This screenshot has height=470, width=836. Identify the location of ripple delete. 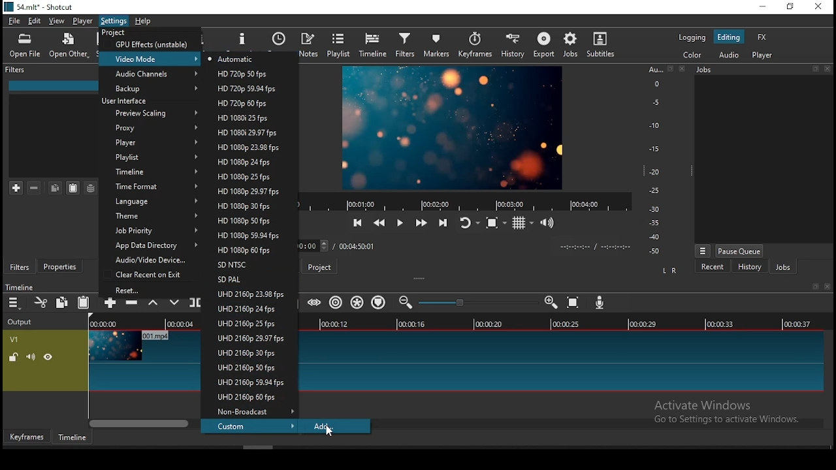
(131, 304).